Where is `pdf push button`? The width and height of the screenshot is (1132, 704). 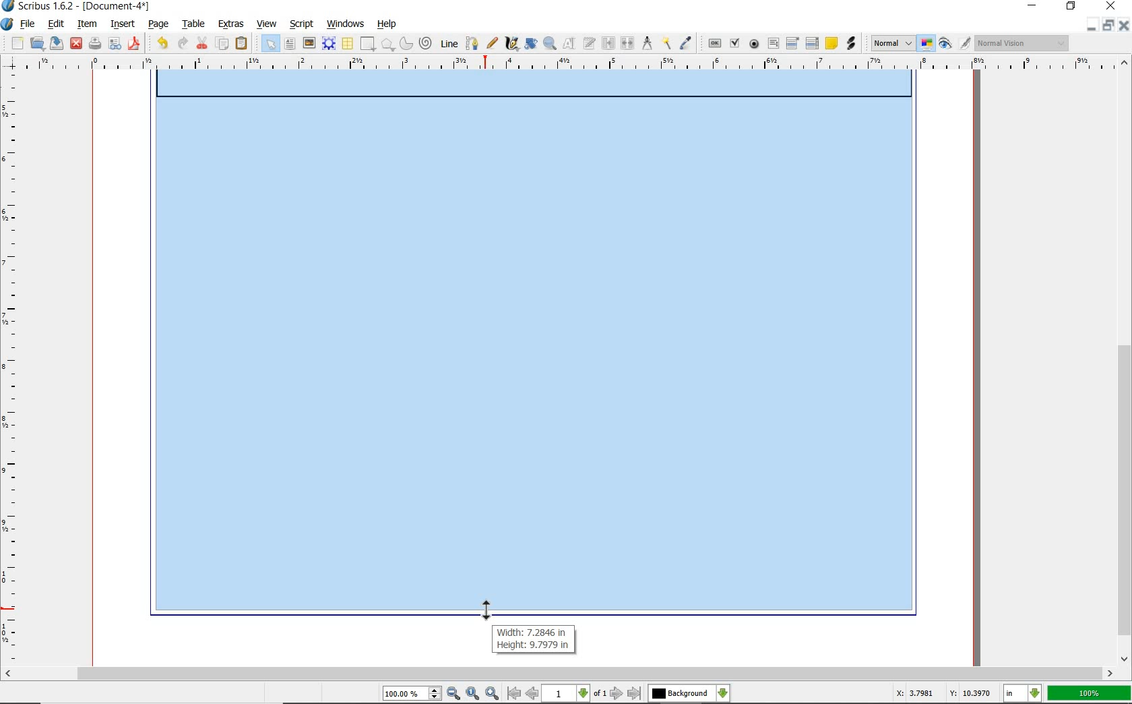
pdf push button is located at coordinates (712, 42).